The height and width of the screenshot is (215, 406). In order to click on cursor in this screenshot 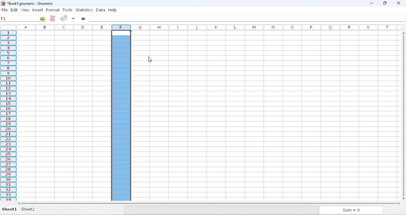, I will do `click(149, 59)`.